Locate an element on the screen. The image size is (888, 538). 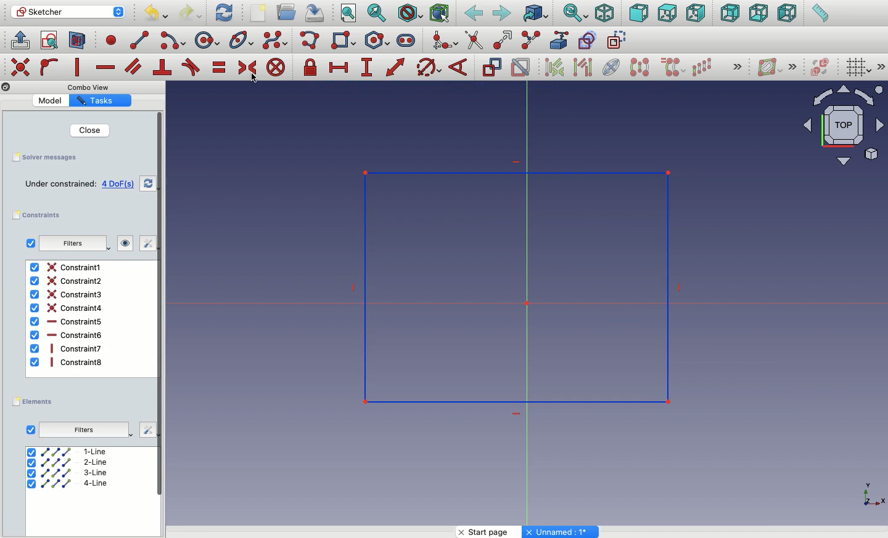
Constraint1 is located at coordinates (65, 267).